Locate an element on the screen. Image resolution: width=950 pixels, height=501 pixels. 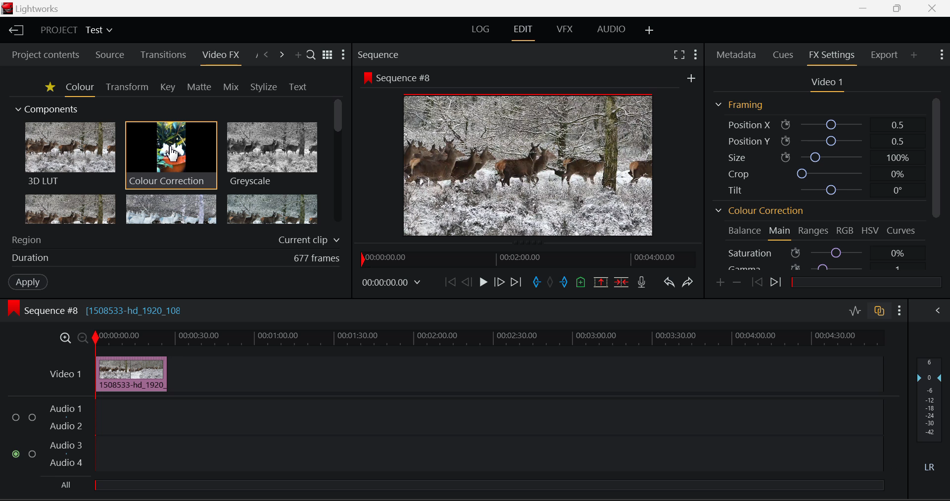
Greyscale is located at coordinates (271, 155).